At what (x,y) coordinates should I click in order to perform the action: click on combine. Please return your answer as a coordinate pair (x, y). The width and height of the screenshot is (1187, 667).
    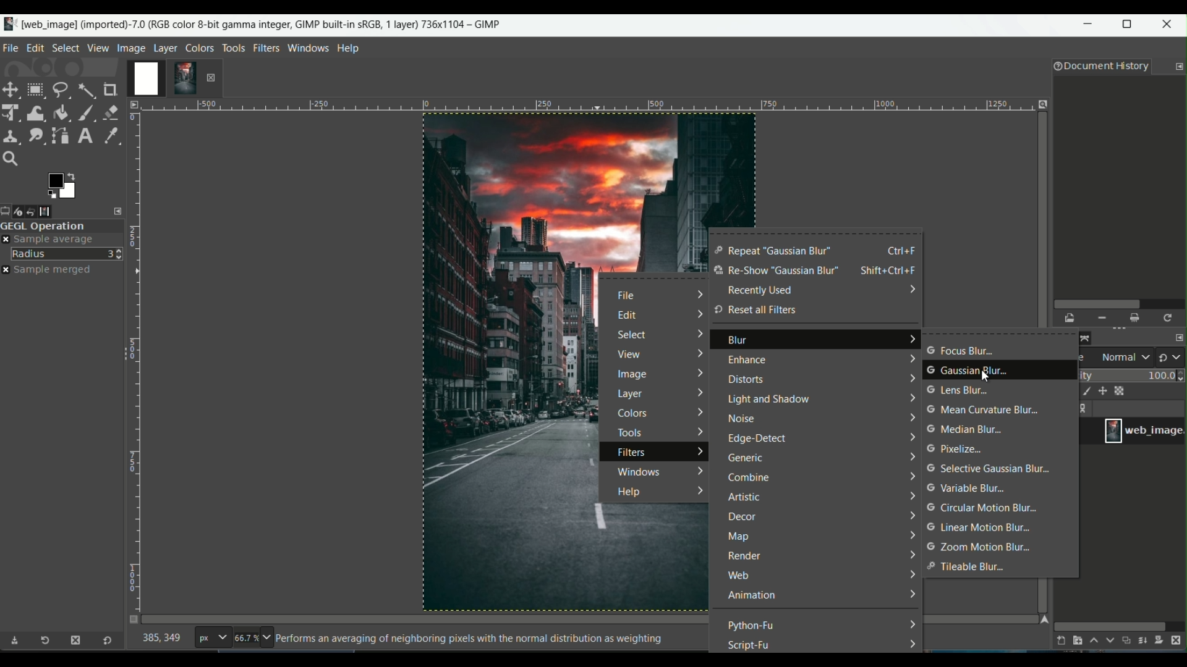
    Looking at the image, I should click on (750, 478).